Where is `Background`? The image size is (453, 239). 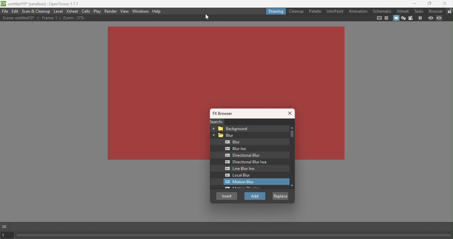
Background is located at coordinates (248, 128).